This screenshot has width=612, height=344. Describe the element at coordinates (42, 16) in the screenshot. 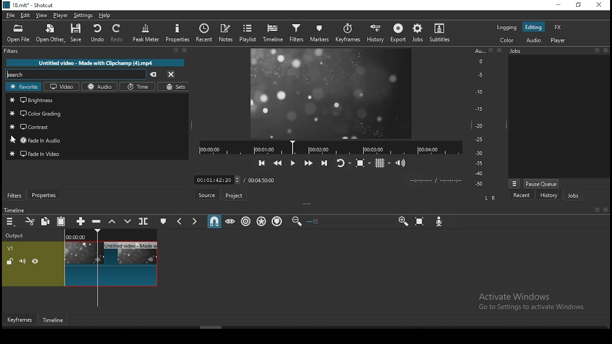

I see `view` at that location.